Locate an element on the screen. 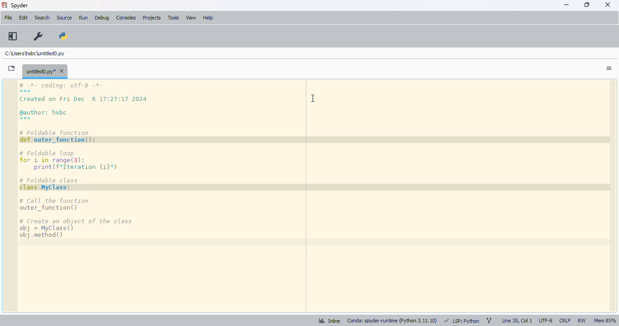 Image resolution: width=619 pixels, height=326 pixels. LSP: python is located at coordinates (462, 321).